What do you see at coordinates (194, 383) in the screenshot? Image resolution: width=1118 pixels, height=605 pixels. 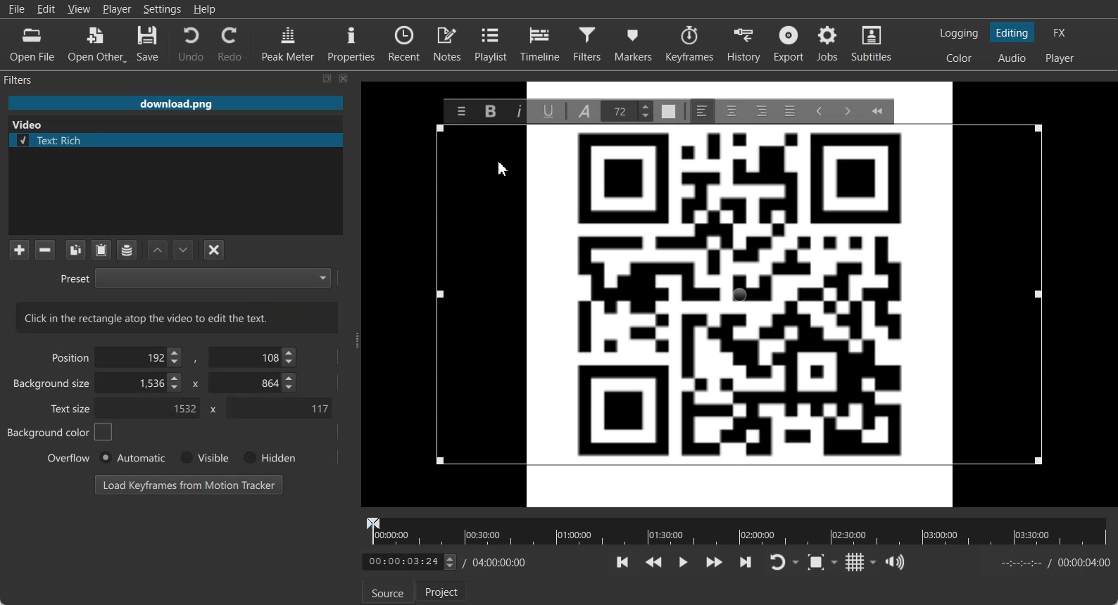 I see `x` at bounding box center [194, 383].